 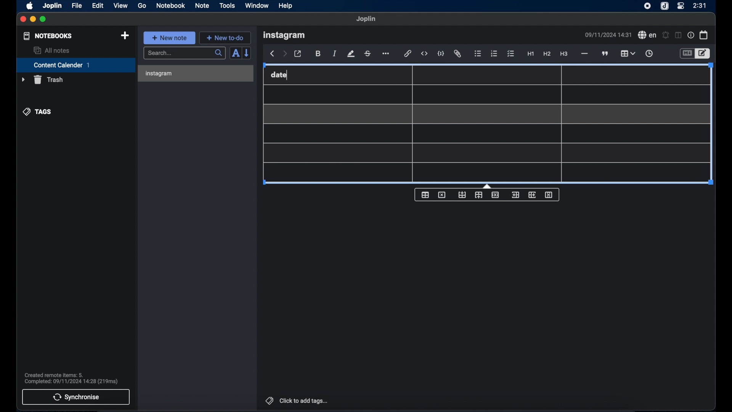 What do you see at coordinates (160, 74) in the screenshot?
I see `instagram` at bounding box center [160, 74].